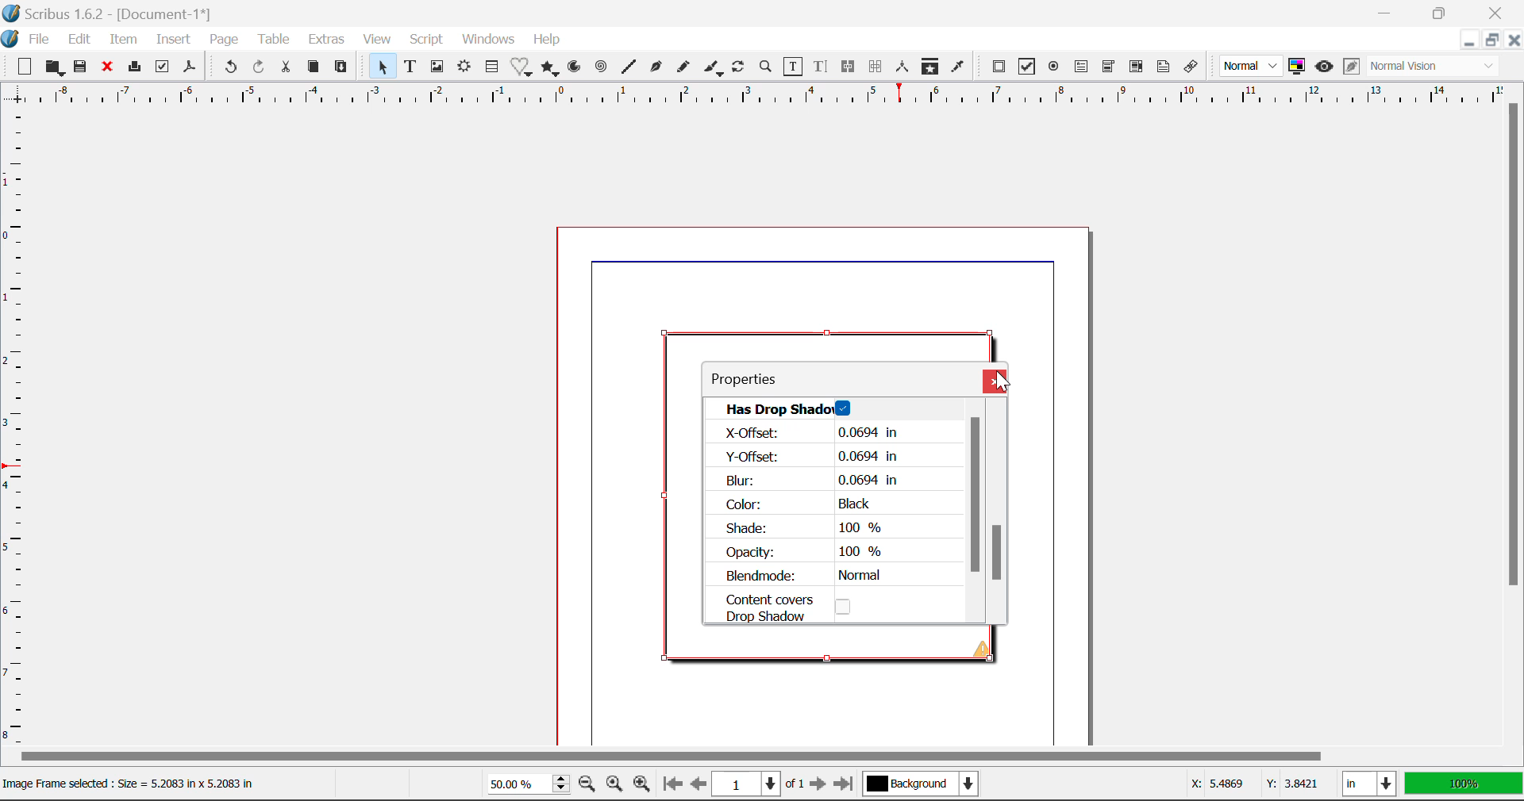  What do you see at coordinates (801, 607) in the screenshot?
I see `Content CoversDrop Shadow Option` at bounding box center [801, 607].